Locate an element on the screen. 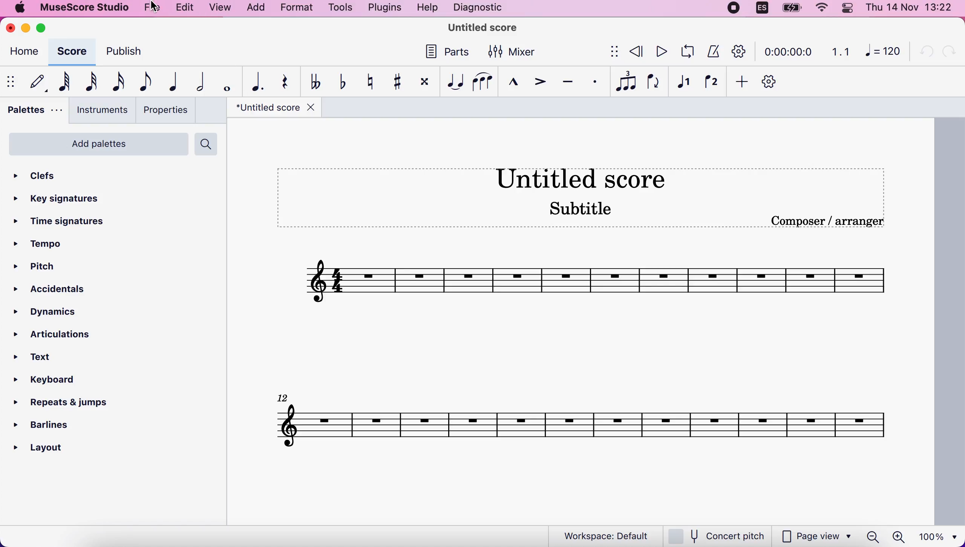  120 is located at coordinates (884, 53).